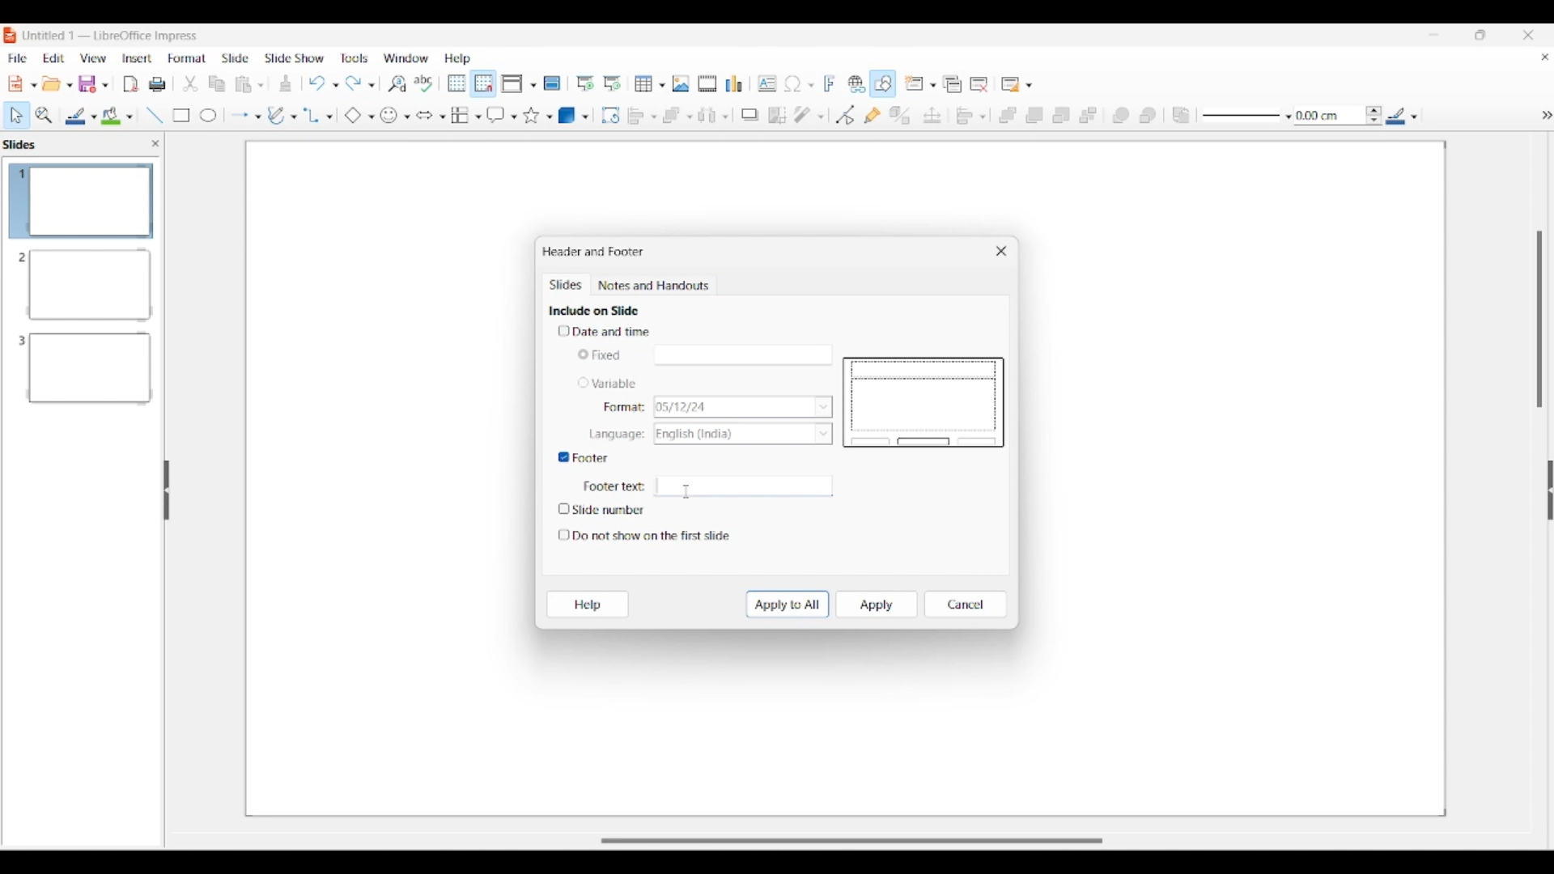  I want to click on Start from current slide, so click(614, 83).